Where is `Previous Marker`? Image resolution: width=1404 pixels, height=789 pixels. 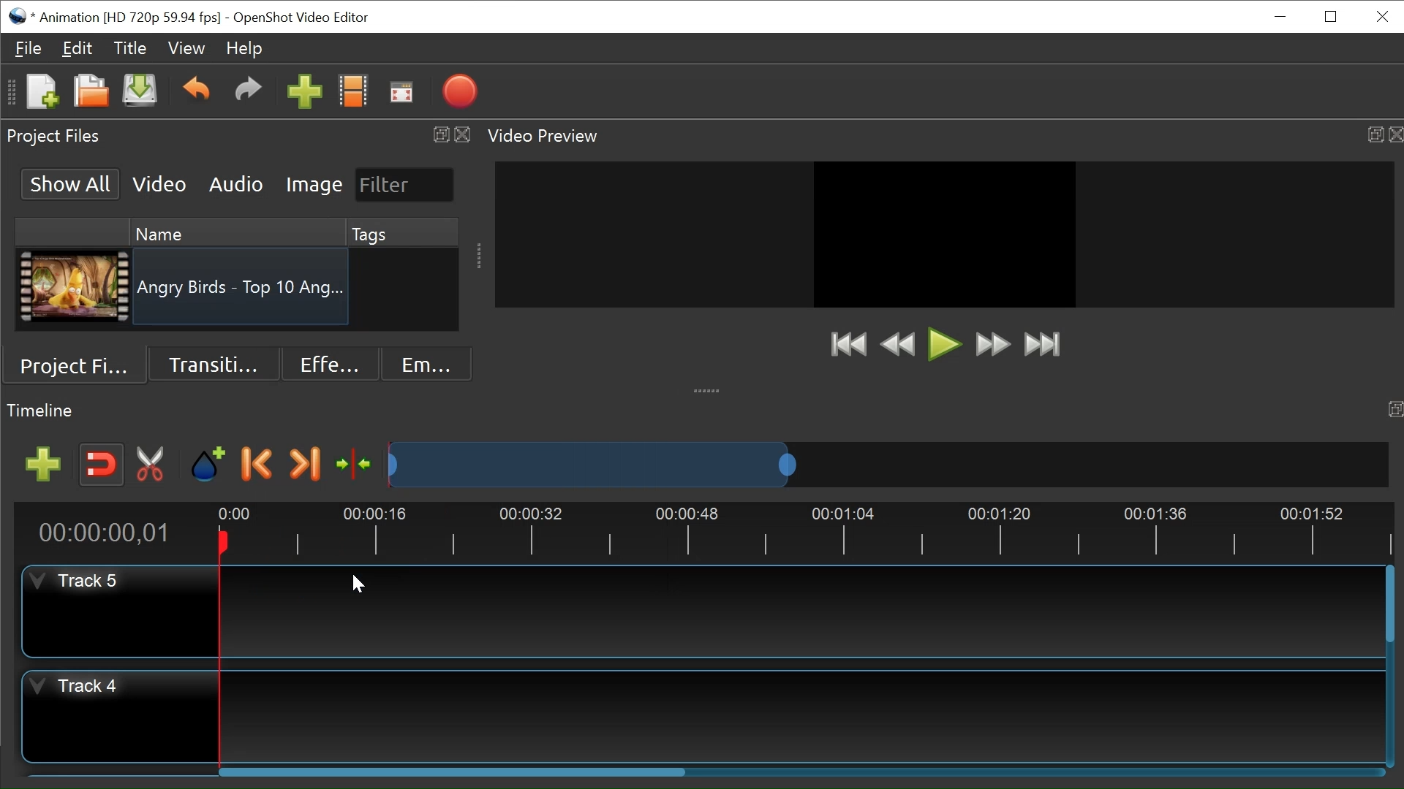
Previous Marker is located at coordinates (257, 462).